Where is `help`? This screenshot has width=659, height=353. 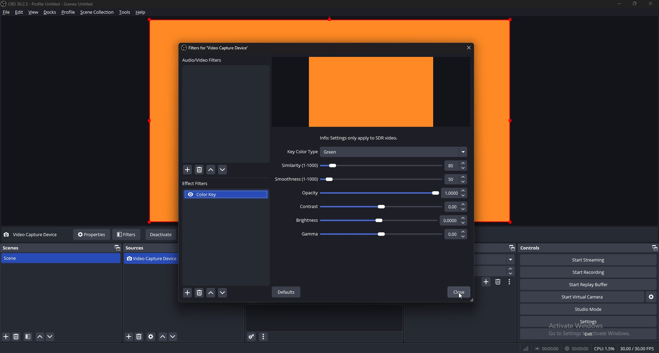 help is located at coordinates (141, 12).